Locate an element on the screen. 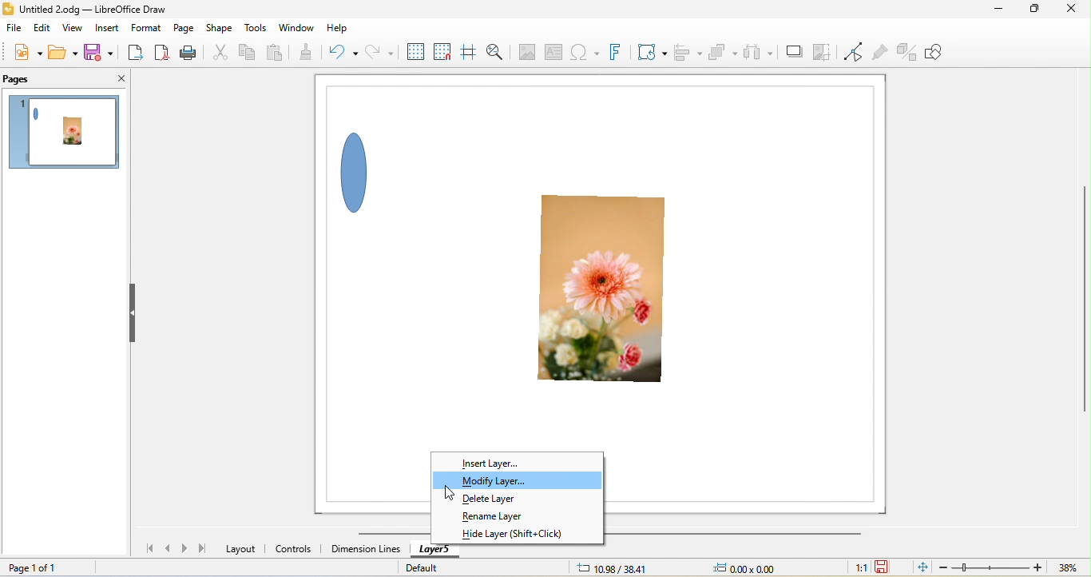  zoom and pan is located at coordinates (494, 52).